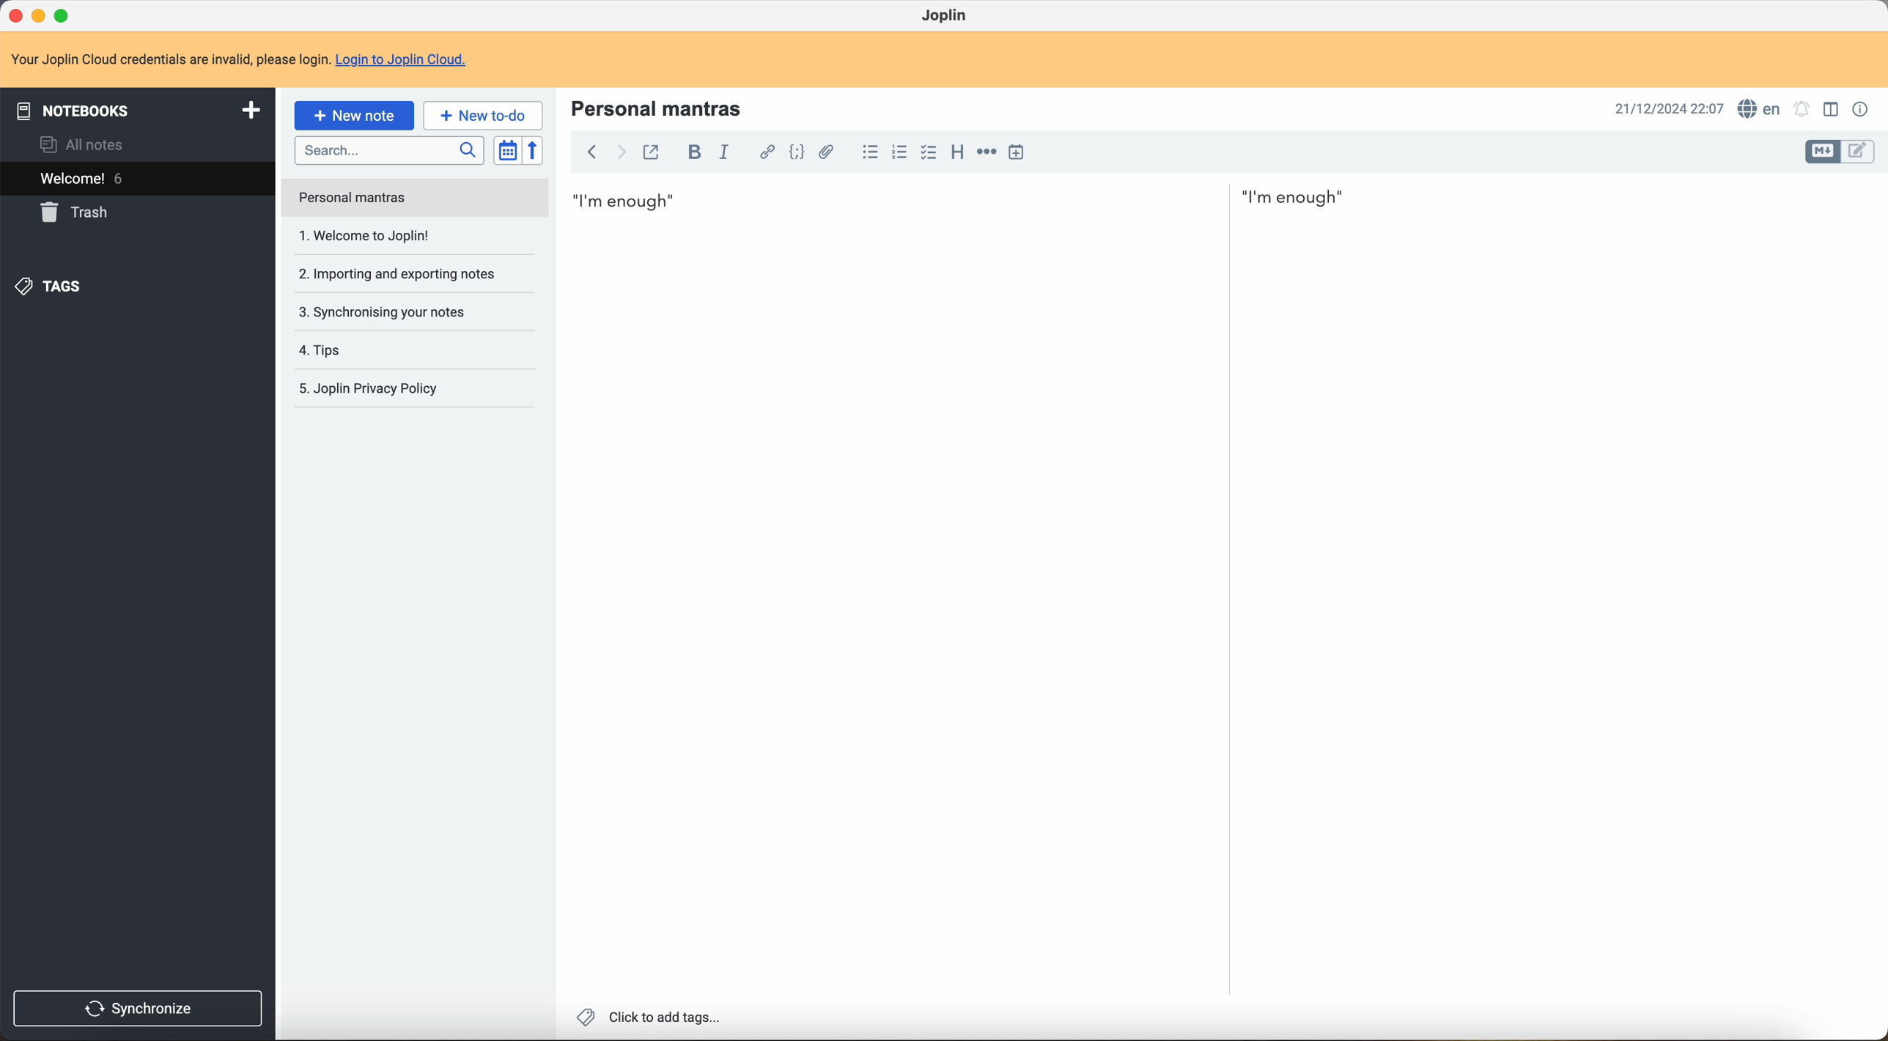 The width and height of the screenshot is (1888, 1041). What do you see at coordinates (1834, 109) in the screenshot?
I see `toggle edit layout` at bounding box center [1834, 109].